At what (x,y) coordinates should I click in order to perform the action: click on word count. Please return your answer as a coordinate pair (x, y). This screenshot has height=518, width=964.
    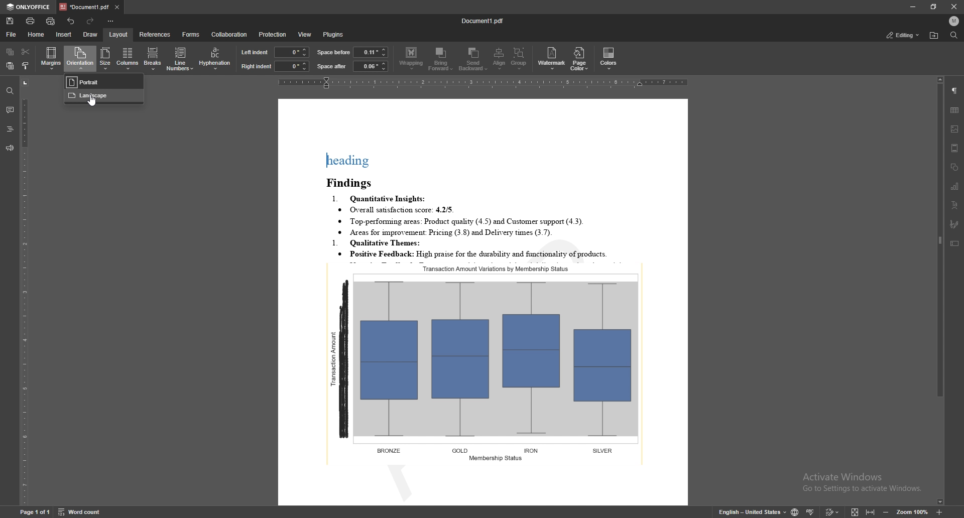
    Looking at the image, I should click on (80, 511).